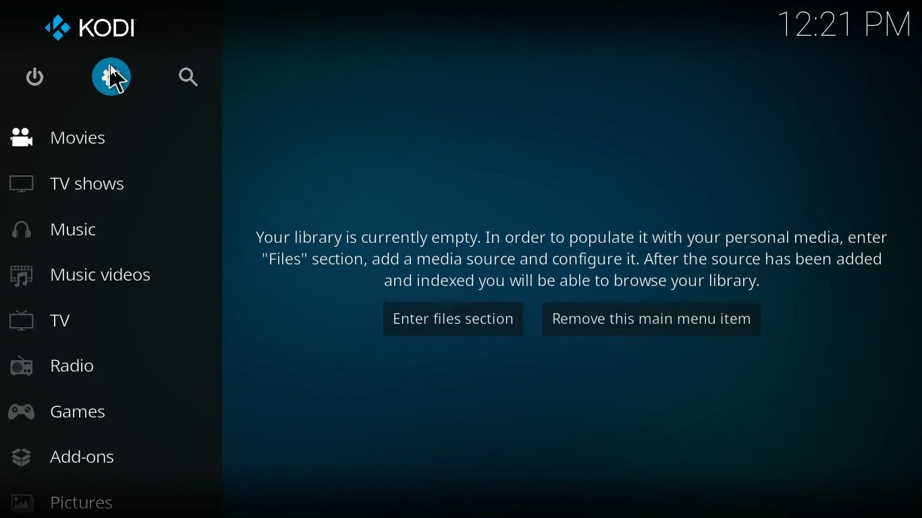  What do you see at coordinates (101, 186) in the screenshot?
I see `tv shows` at bounding box center [101, 186].